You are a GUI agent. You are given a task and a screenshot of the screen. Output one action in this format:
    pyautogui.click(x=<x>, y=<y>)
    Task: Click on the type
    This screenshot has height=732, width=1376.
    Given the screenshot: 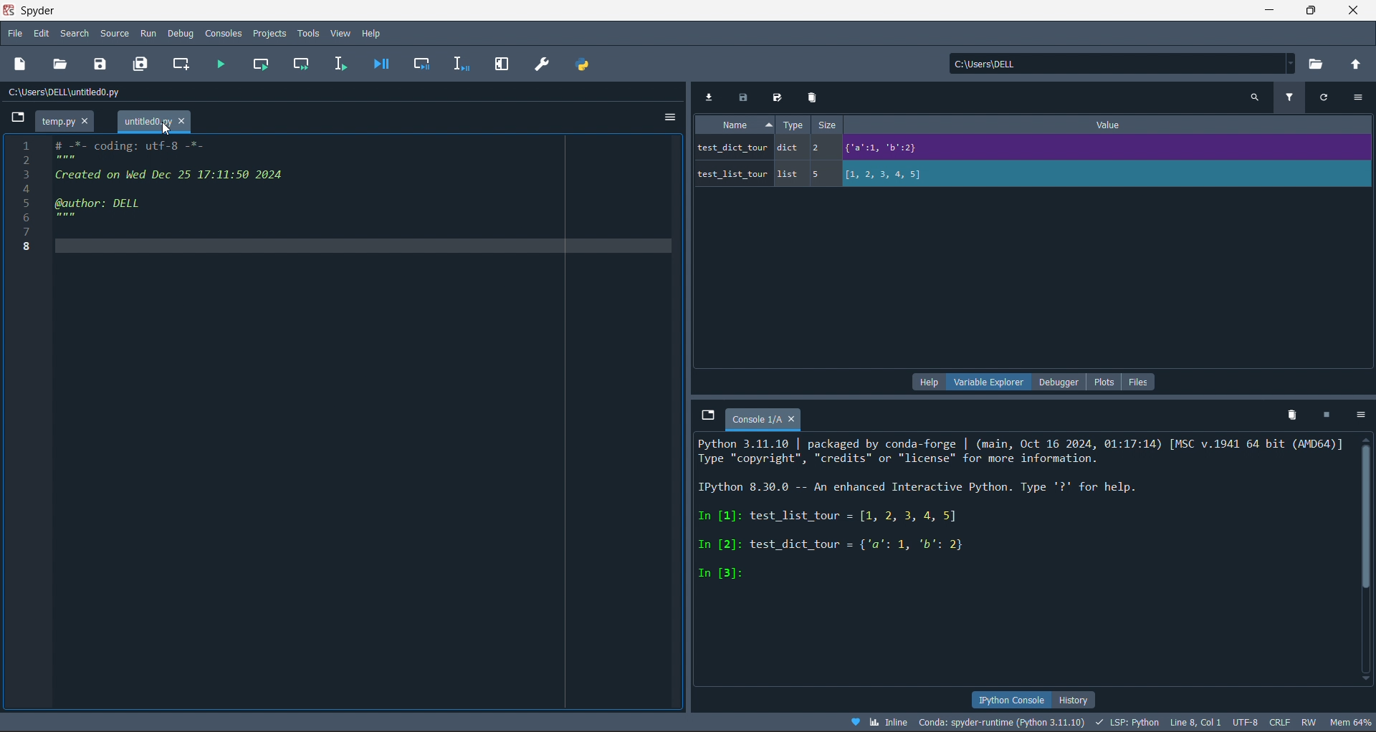 What is the action you would take?
    pyautogui.click(x=793, y=126)
    